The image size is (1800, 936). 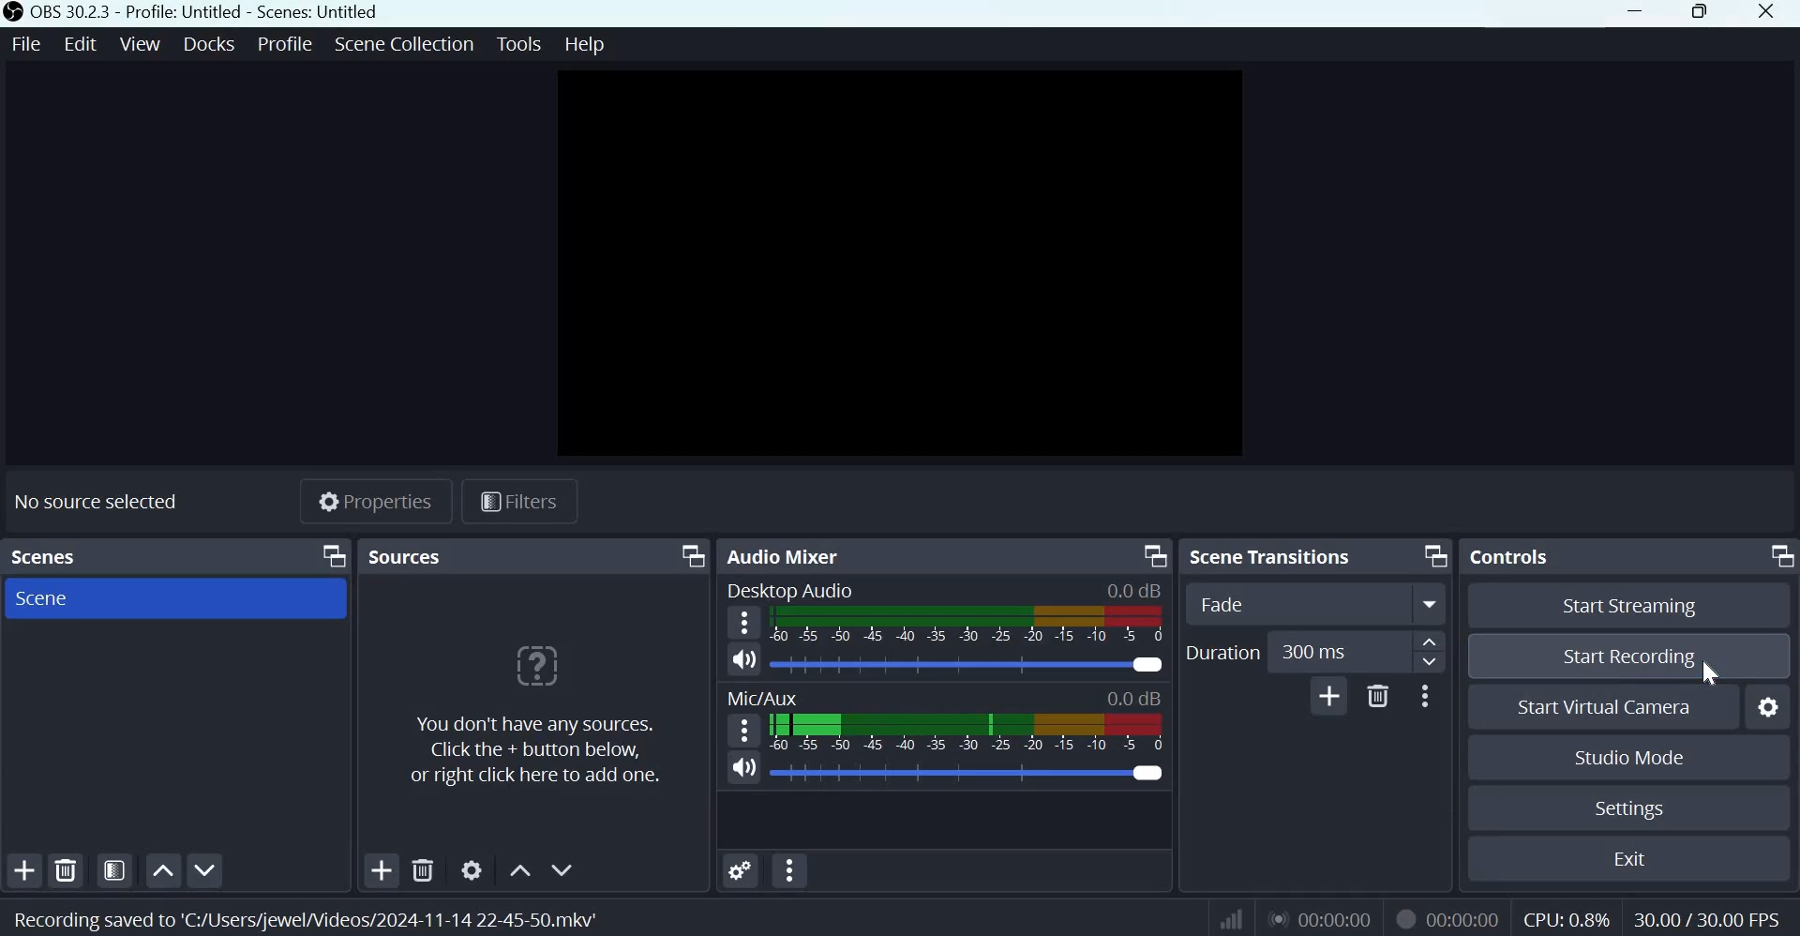 What do you see at coordinates (471, 869) in the screenshot?
I see `Open source properties` at bounding box center [471, 869].